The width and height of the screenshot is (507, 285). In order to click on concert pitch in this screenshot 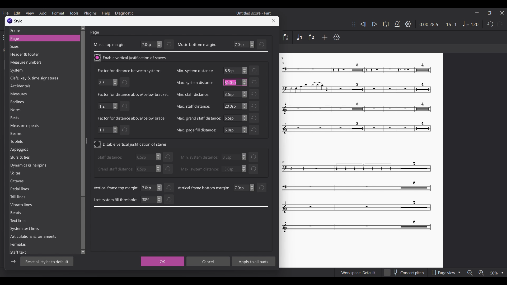, I will do `click(404, 273)`.